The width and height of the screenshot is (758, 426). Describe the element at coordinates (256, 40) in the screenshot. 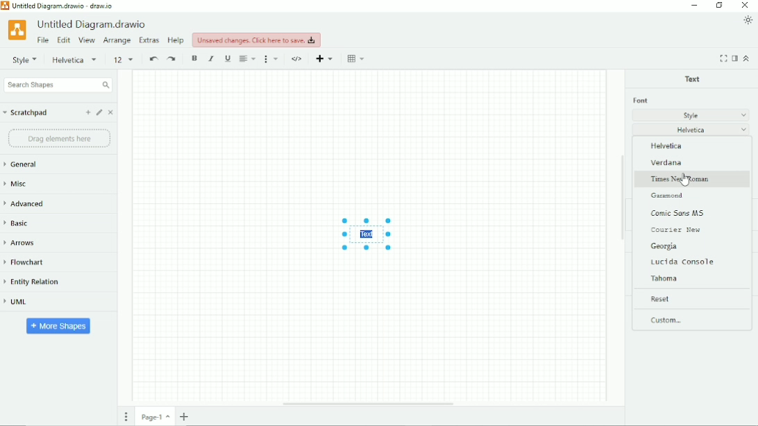

I see `Unsaved changes. Click here to save.  ` at that location.